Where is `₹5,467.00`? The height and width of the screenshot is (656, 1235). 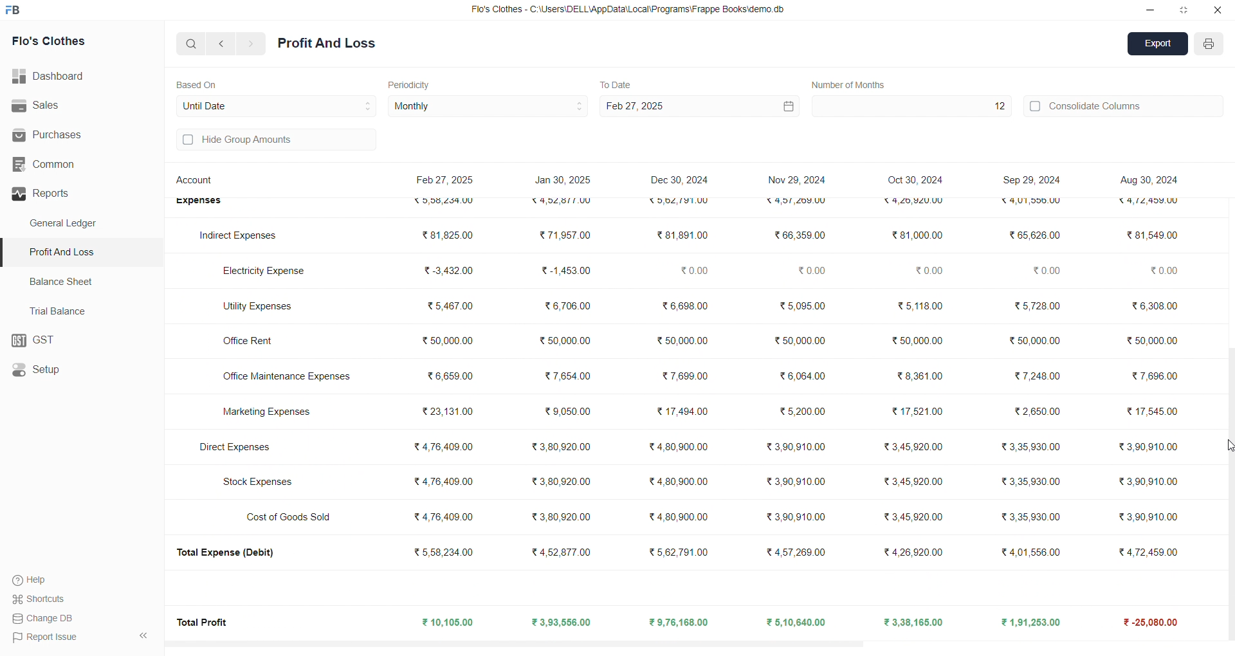 ₹5,467.00 is located at coordinates (449, 308).